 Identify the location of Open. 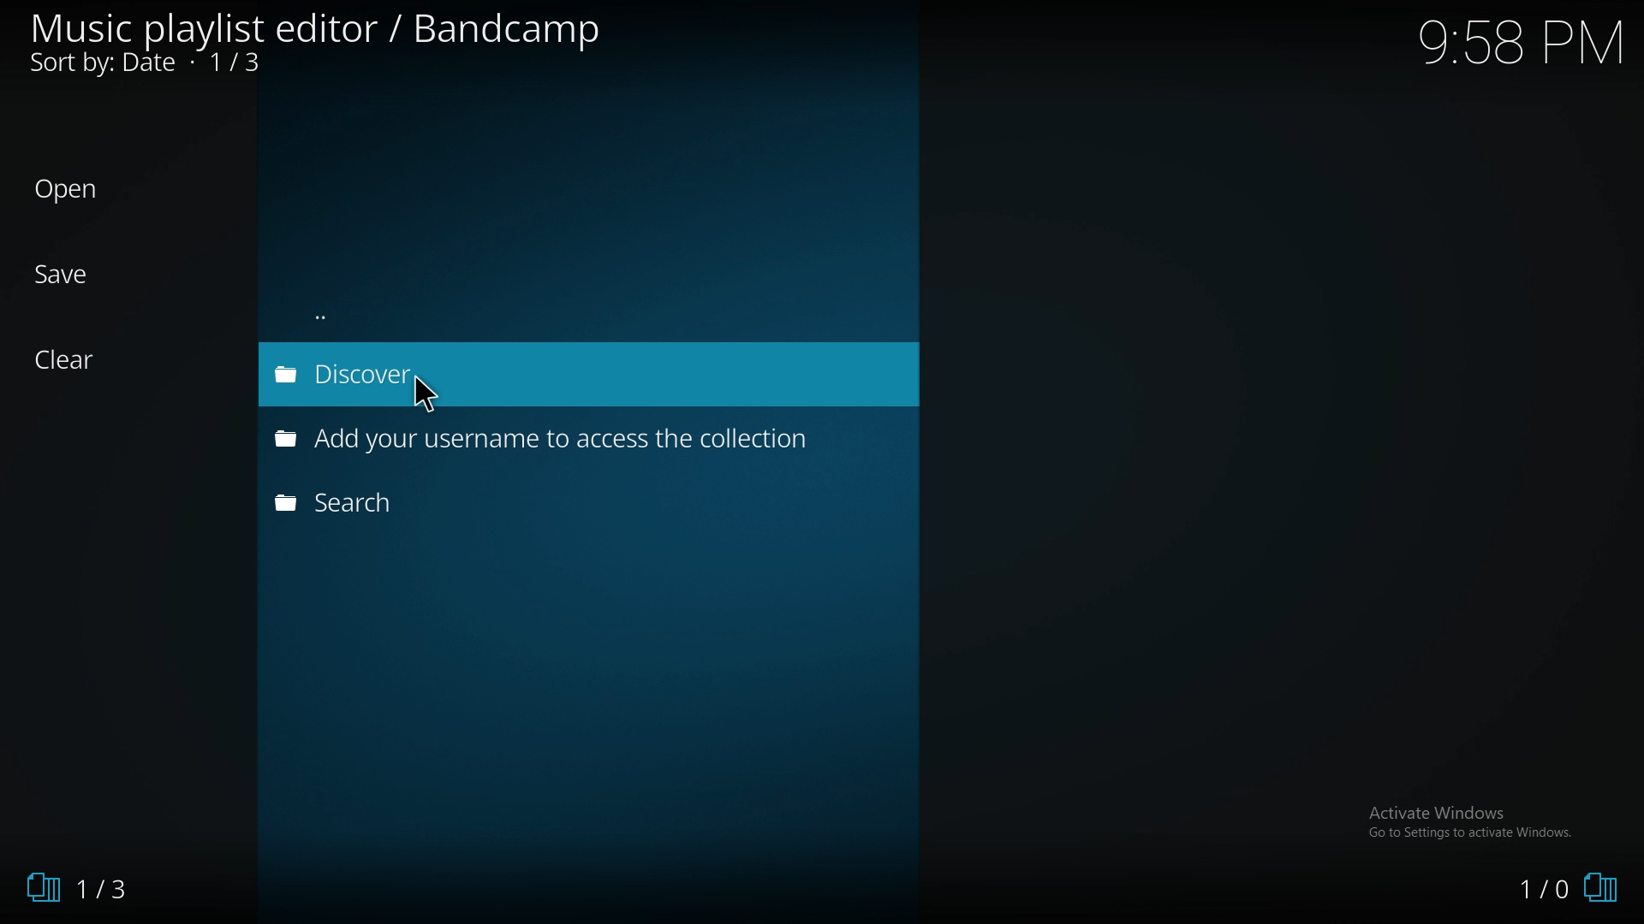
(67, 190).